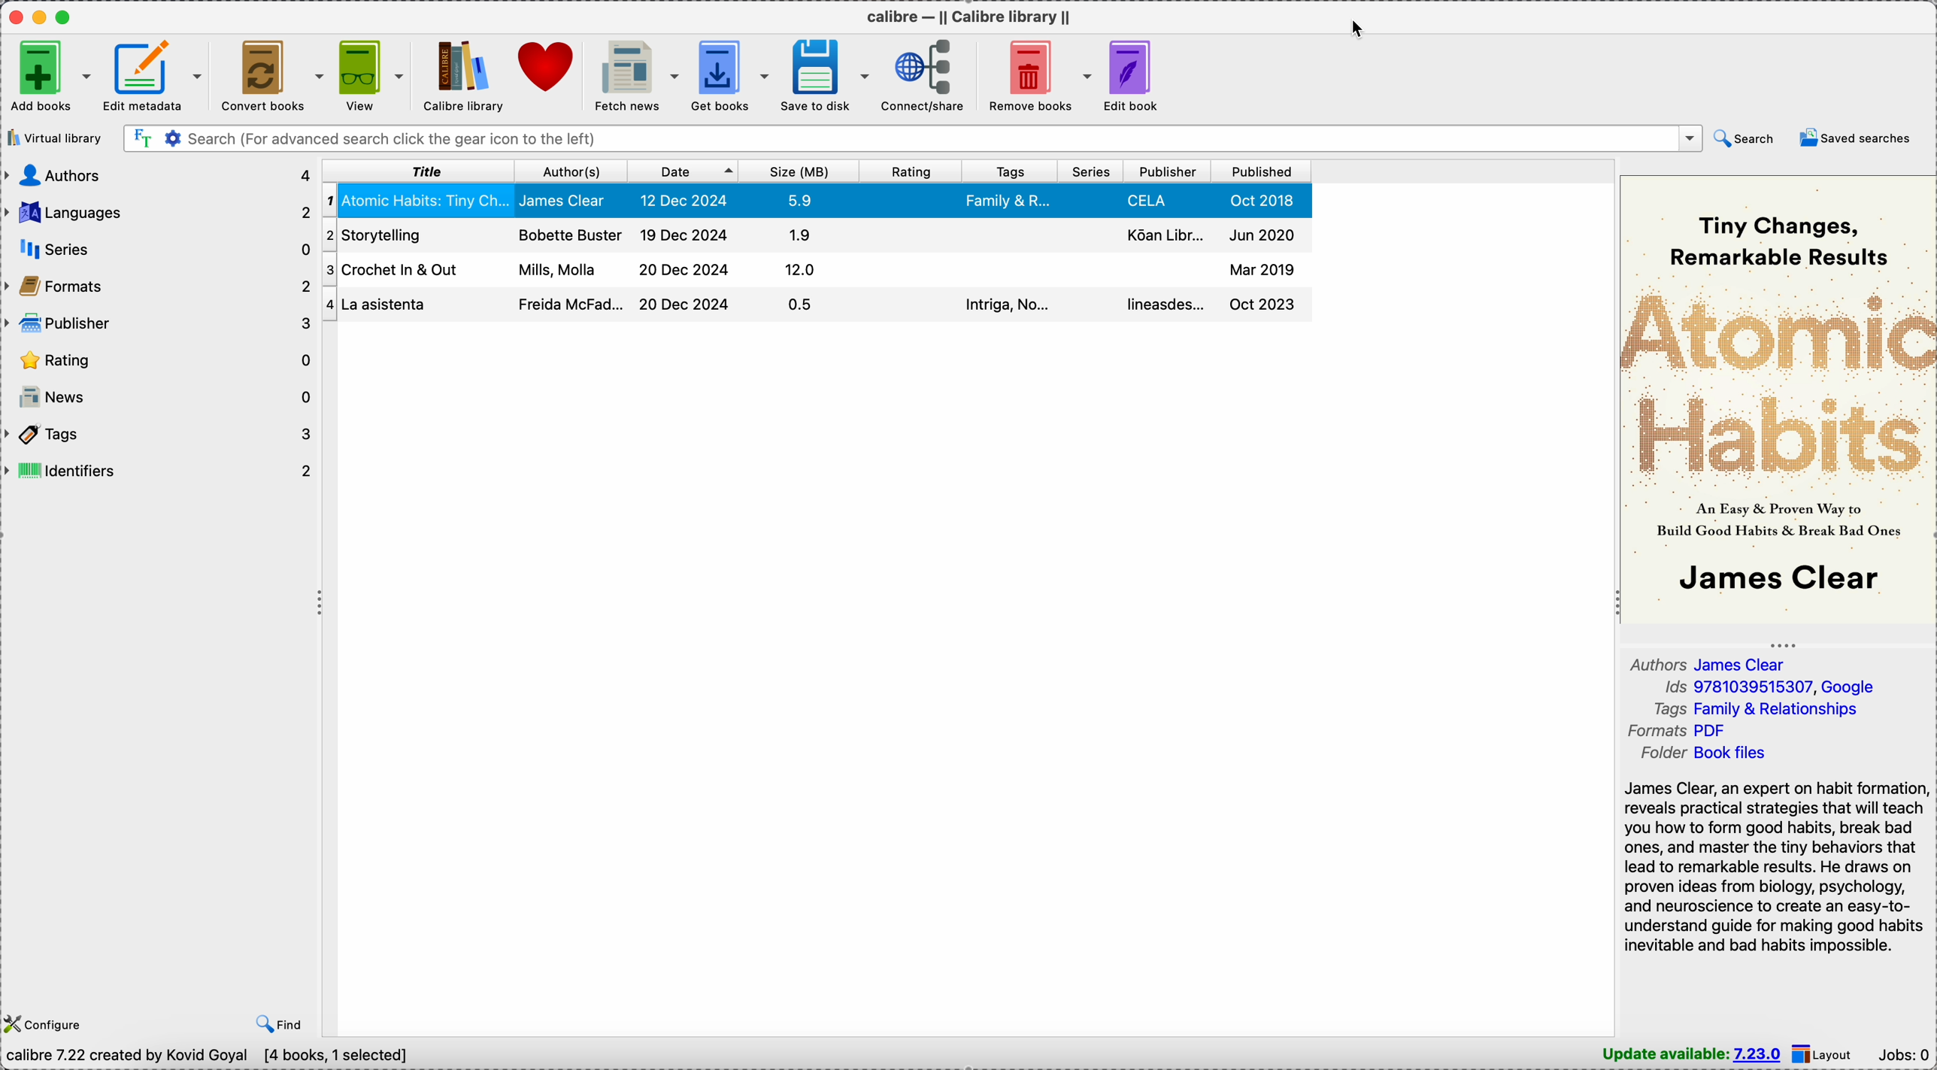 The image size is (1937, 1070). What do you see at coordinates (1854, 137) in the screenshot?
I see `saved searches` at bounding box center [1854, 137].